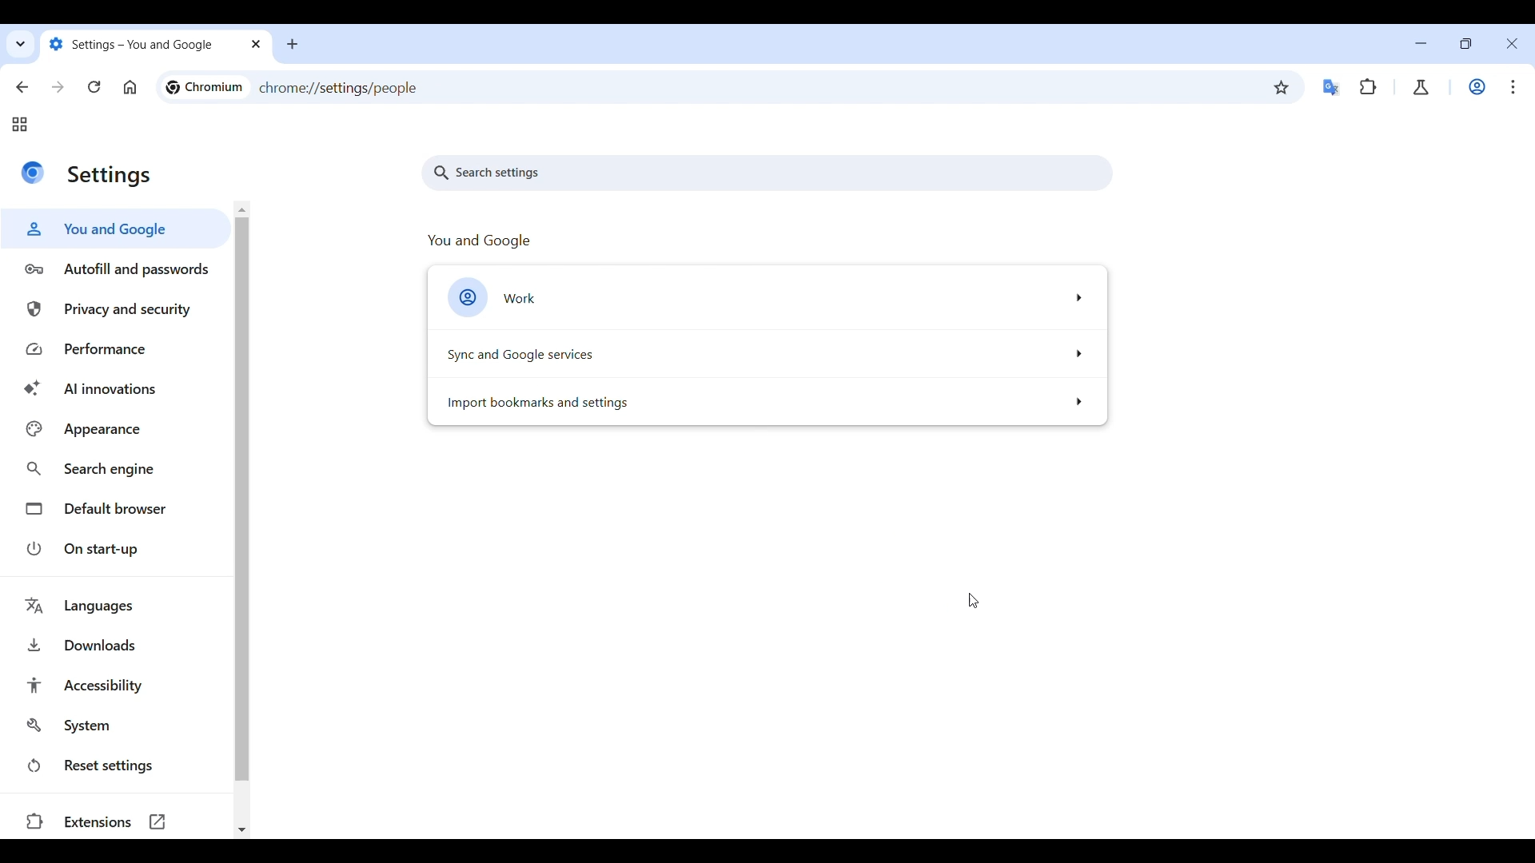  What do you see at coordinates (114, 229) in the screenshot?
I see `You and Google` at bounding box center [114, 229].